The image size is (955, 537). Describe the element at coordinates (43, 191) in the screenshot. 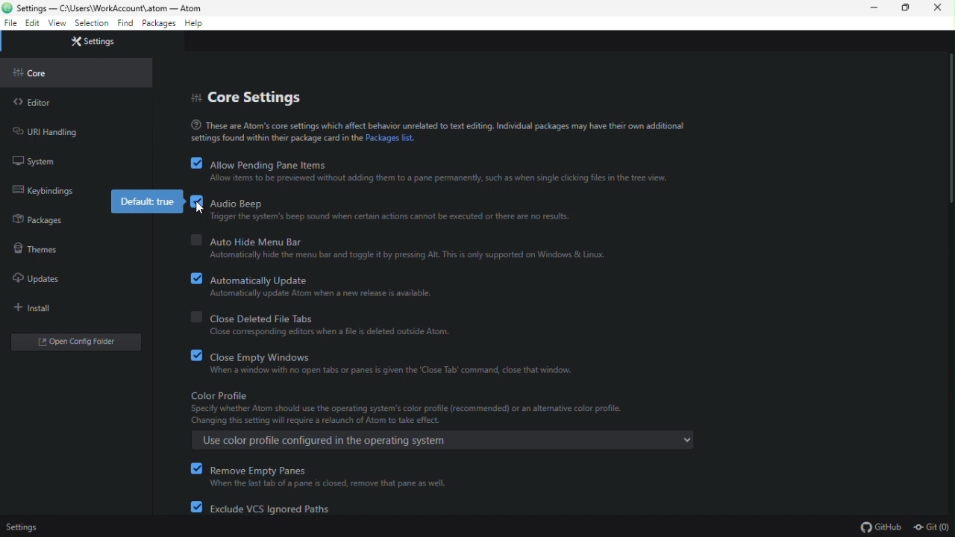

I see `keybinding` at that location.